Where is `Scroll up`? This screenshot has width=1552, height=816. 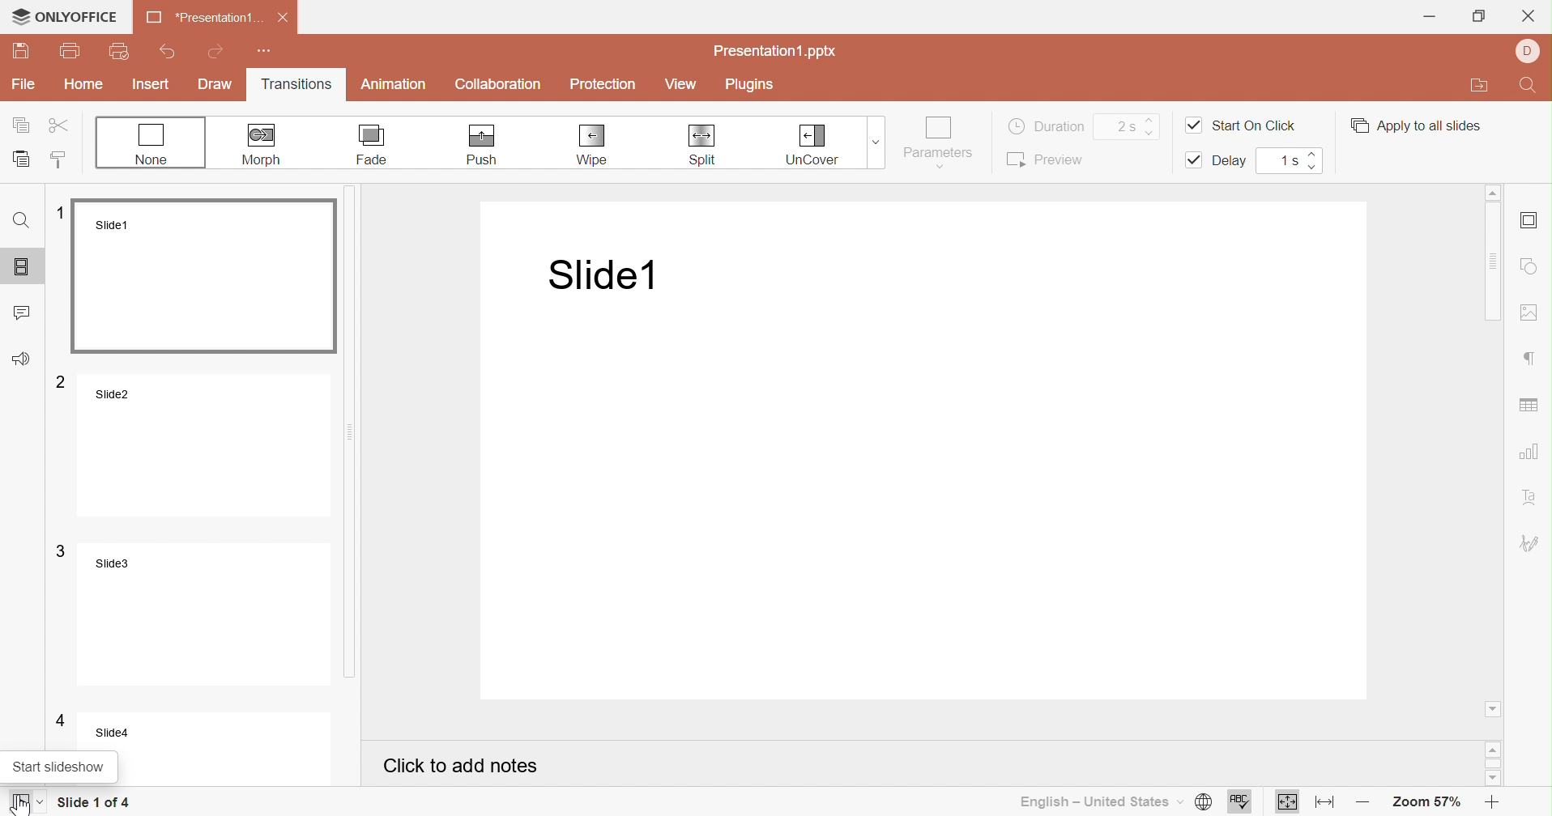
Scroll up is located at coordinates (1493, 752).